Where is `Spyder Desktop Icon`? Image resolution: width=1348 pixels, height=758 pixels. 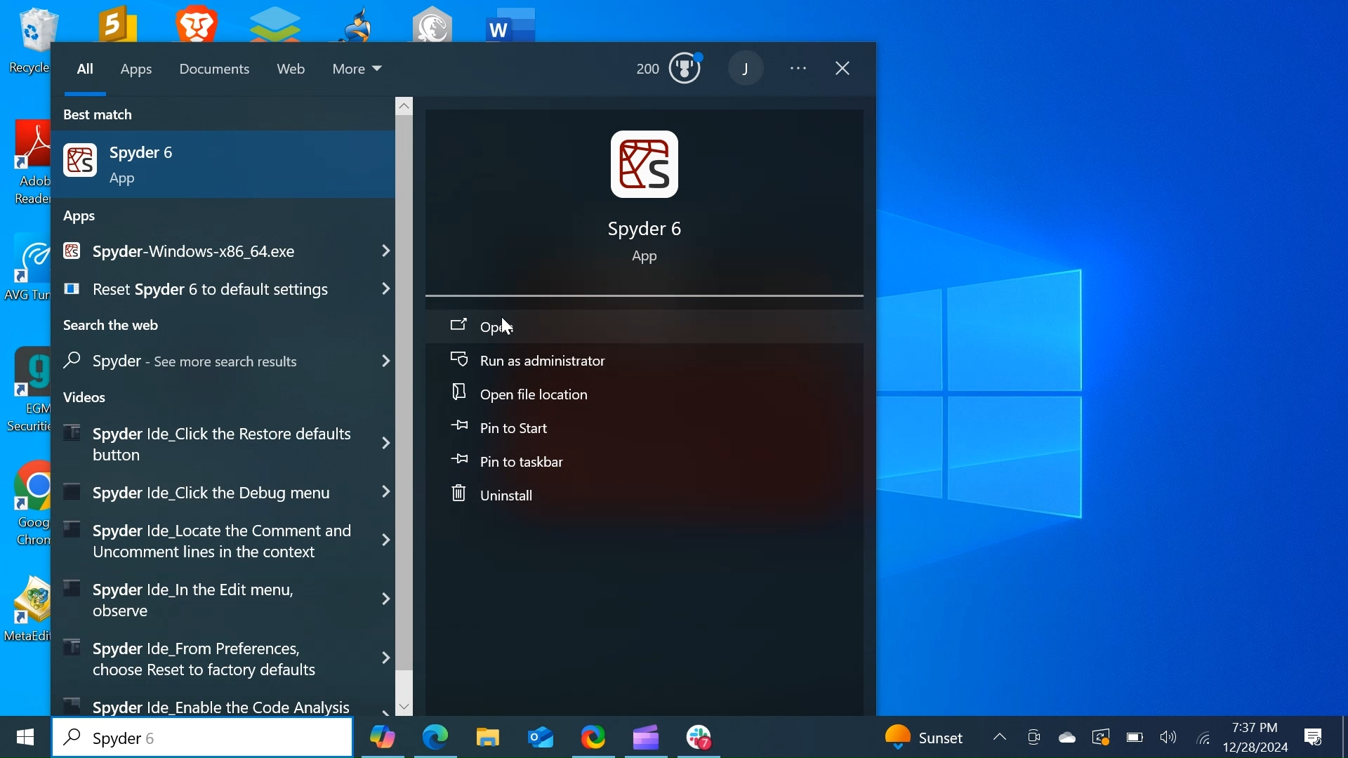
Spyder Desktop Icon is located at coordinates (221, 163).